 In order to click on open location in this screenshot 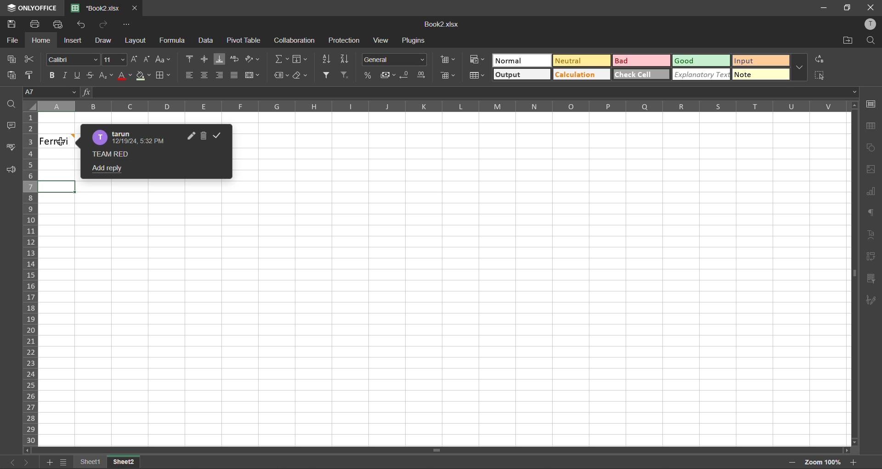, I will do `click(848, 42)`.